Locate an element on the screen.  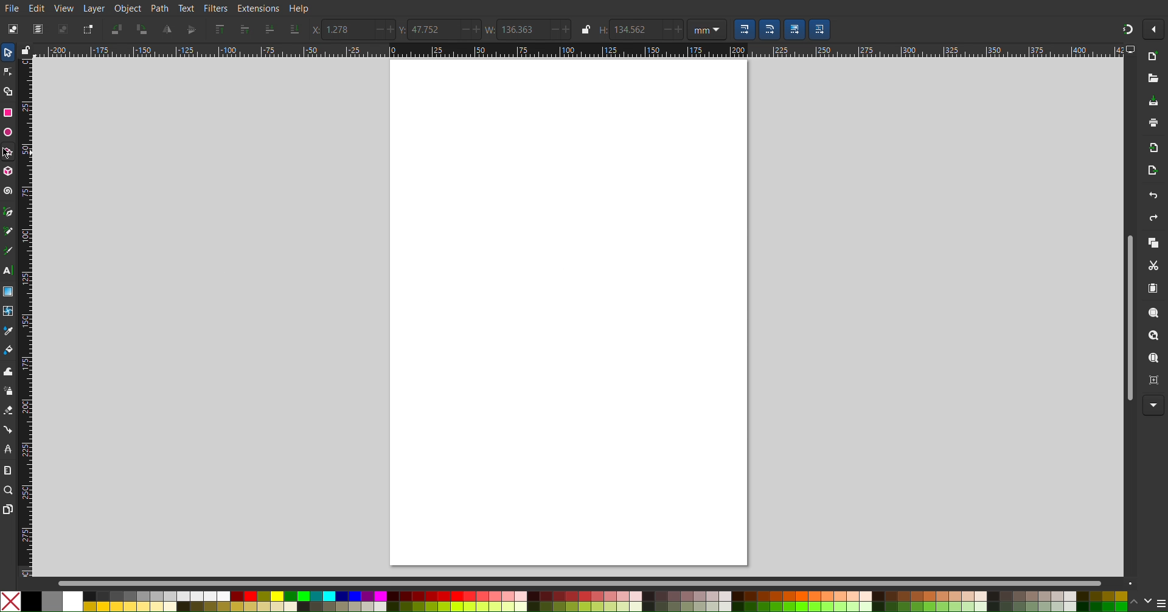
Send one layer up is located at coordinates (246, 30).